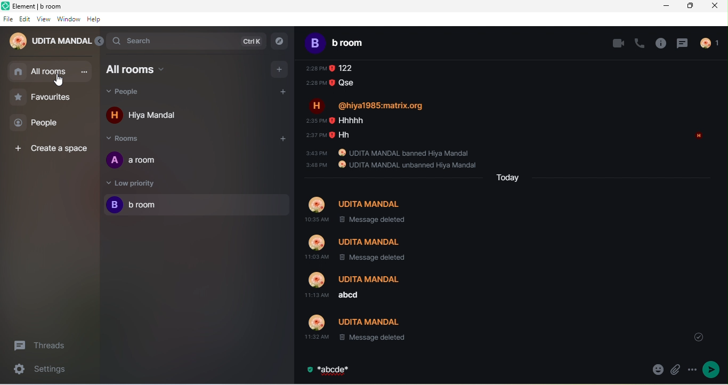  I want to click on thread, so click(683, 43).